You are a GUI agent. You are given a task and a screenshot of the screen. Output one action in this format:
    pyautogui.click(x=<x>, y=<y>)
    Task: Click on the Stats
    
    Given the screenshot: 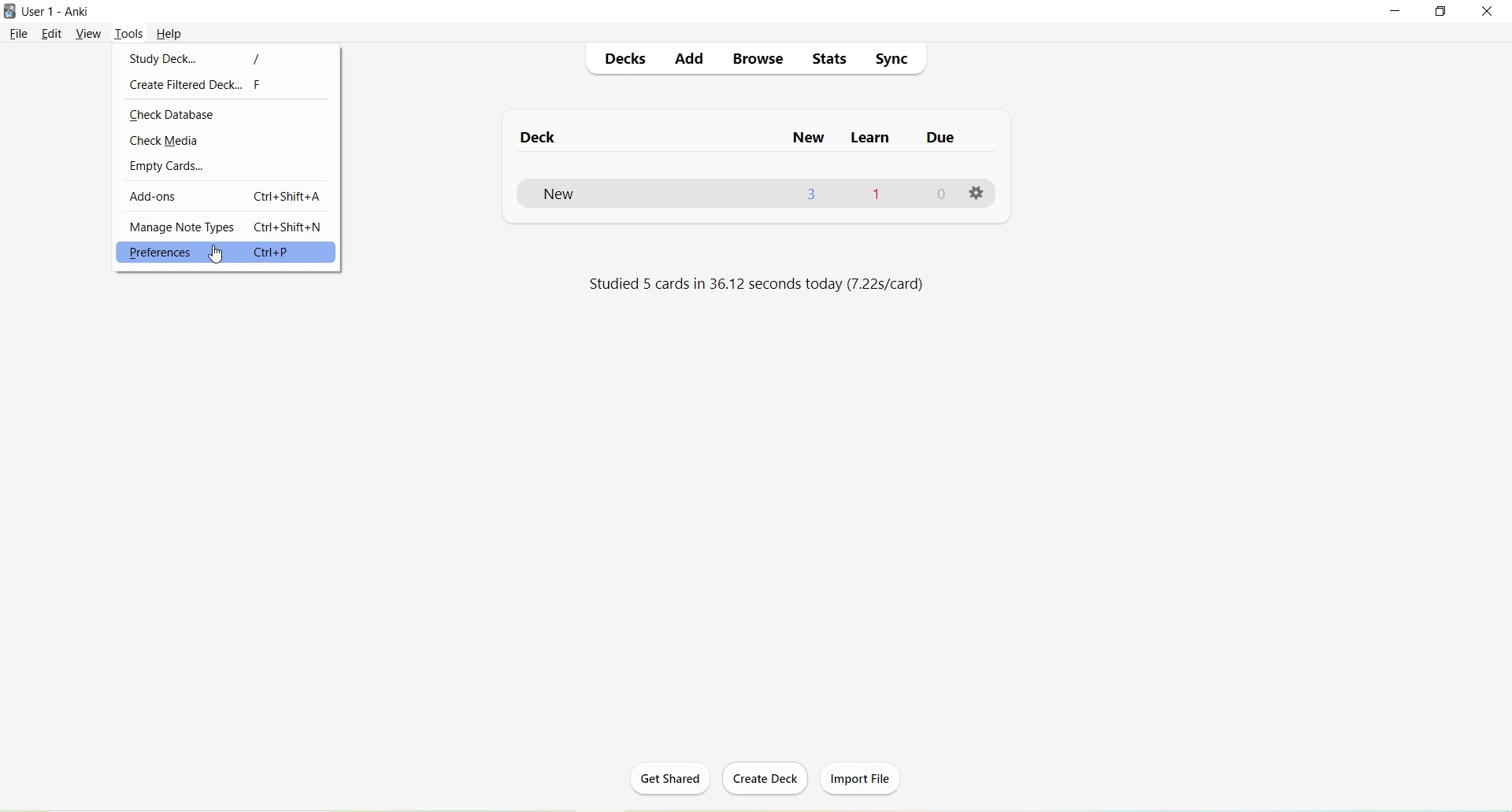 What is the action you would take?
    pyautogui.click(x=835, y=62)
    